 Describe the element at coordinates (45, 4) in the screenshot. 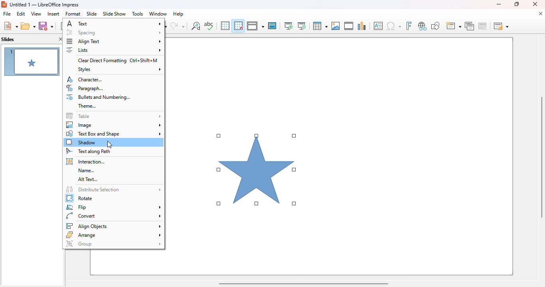

I see `title` at that location.